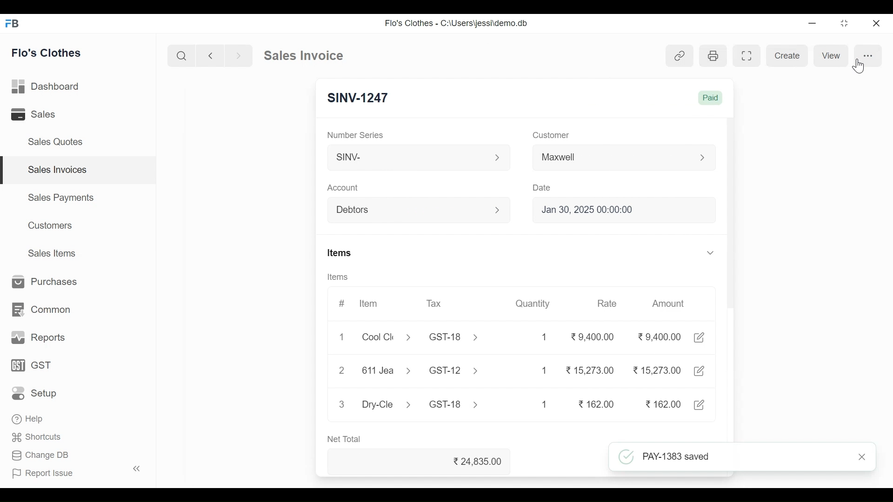 The height and width of the screenshot is (502, 893). What do you see at coordinates (729, 220) in the screenshot?
I see `Vertical Scroll bar` at bounding box center [729, 220].